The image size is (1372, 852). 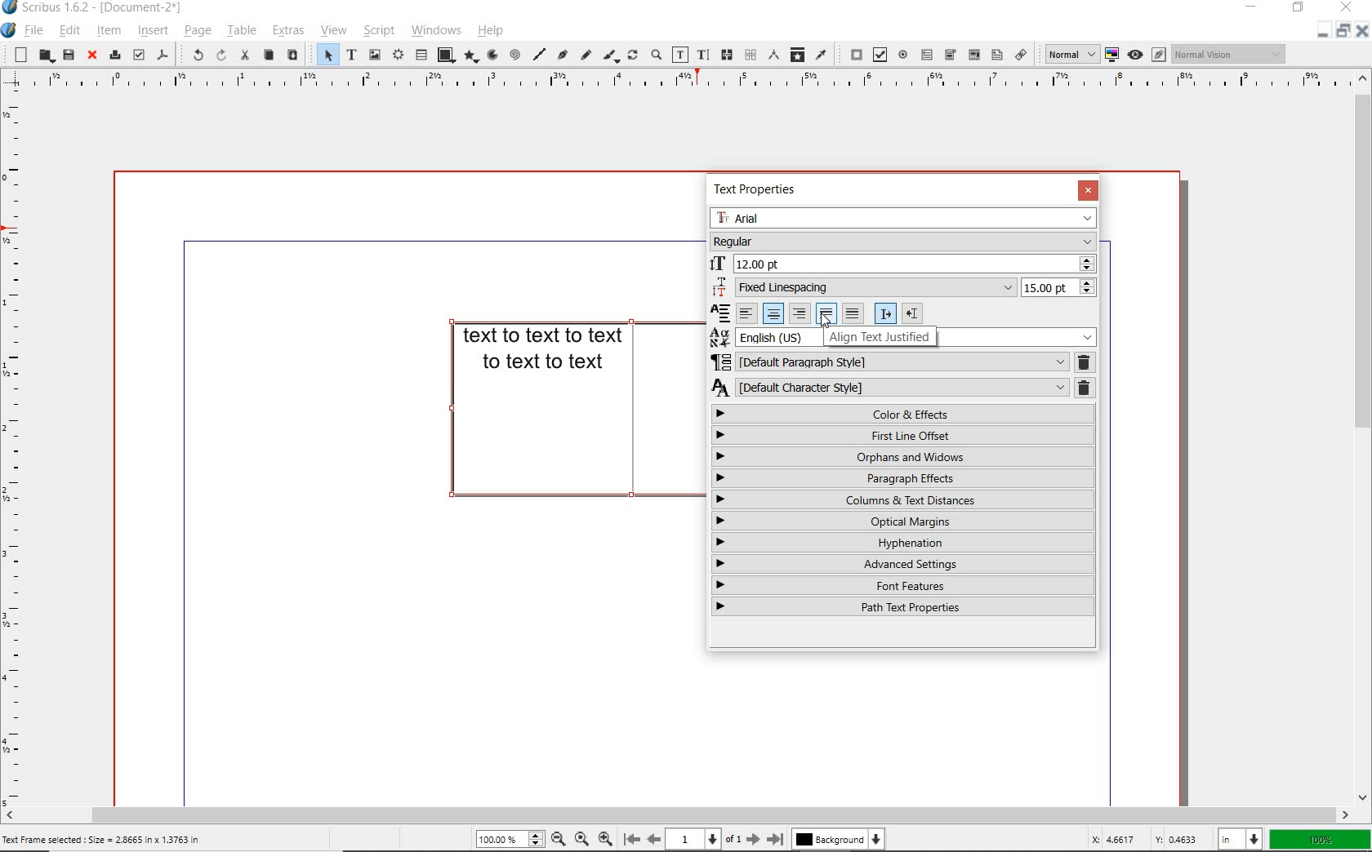 I want to click on paste, so click(x=293, y=55).